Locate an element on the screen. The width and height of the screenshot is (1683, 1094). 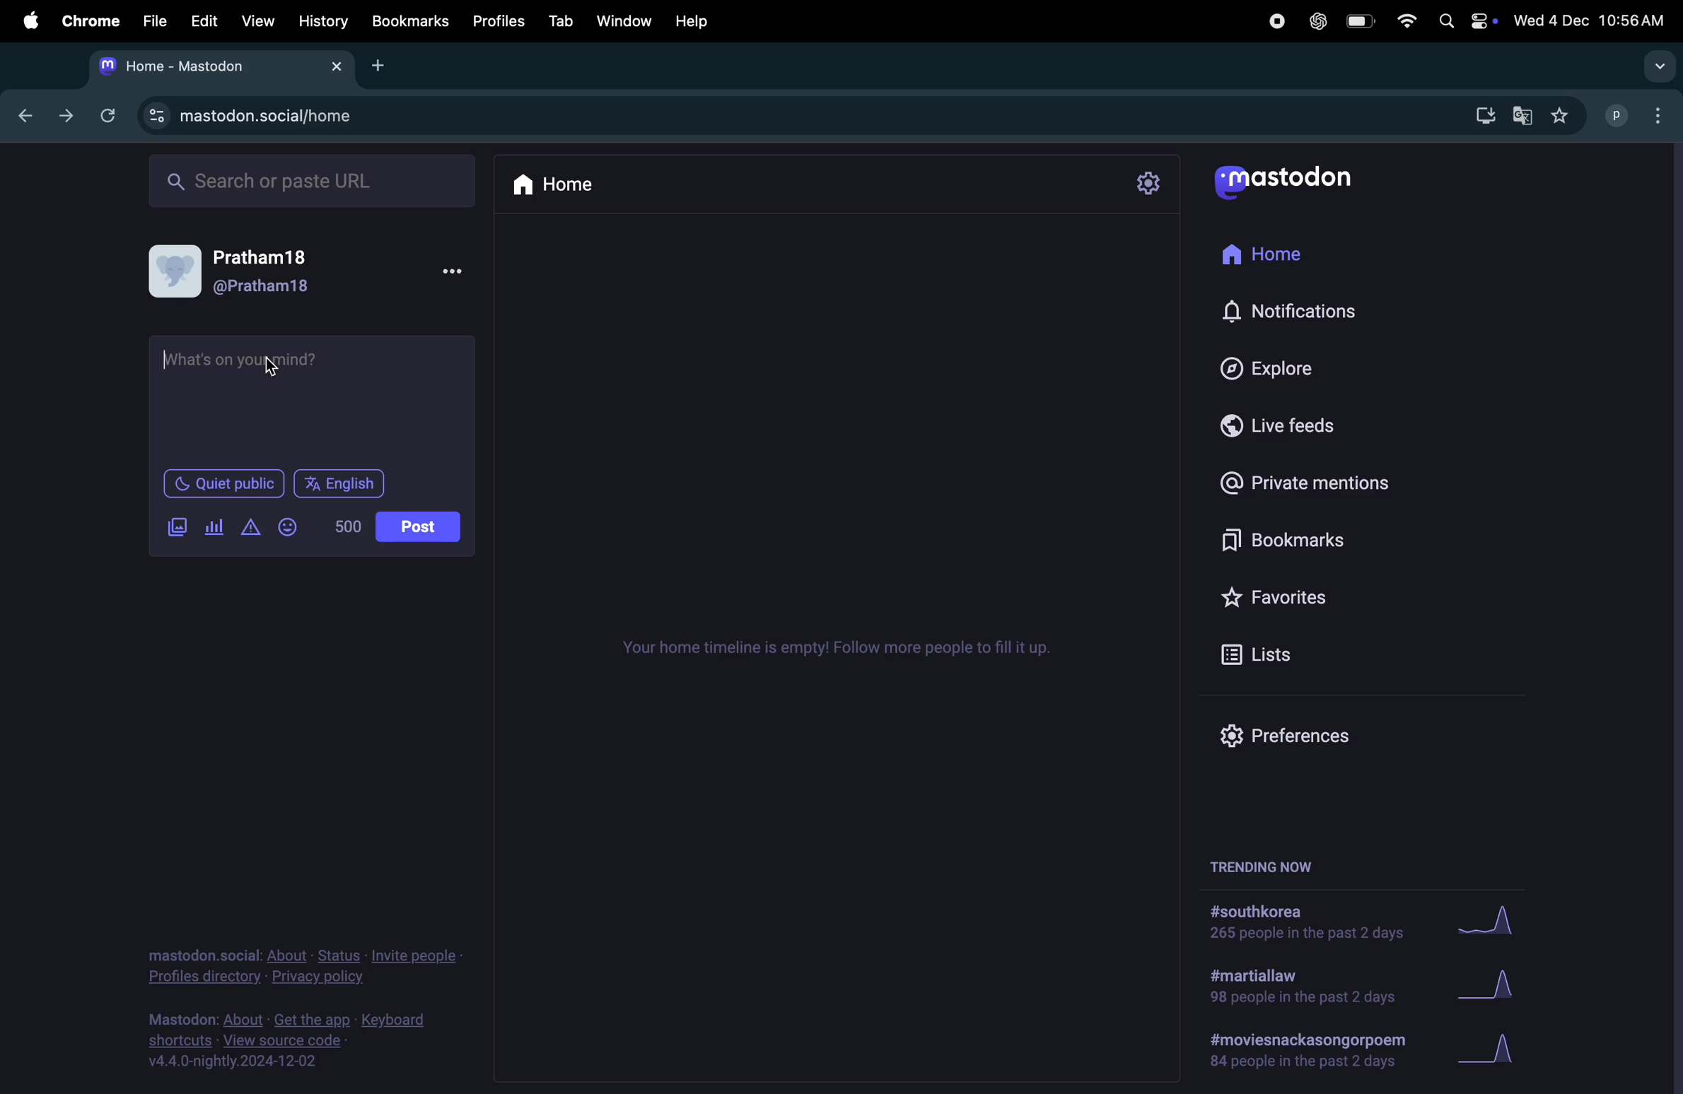
refresh is located at coordinates (112, 113).